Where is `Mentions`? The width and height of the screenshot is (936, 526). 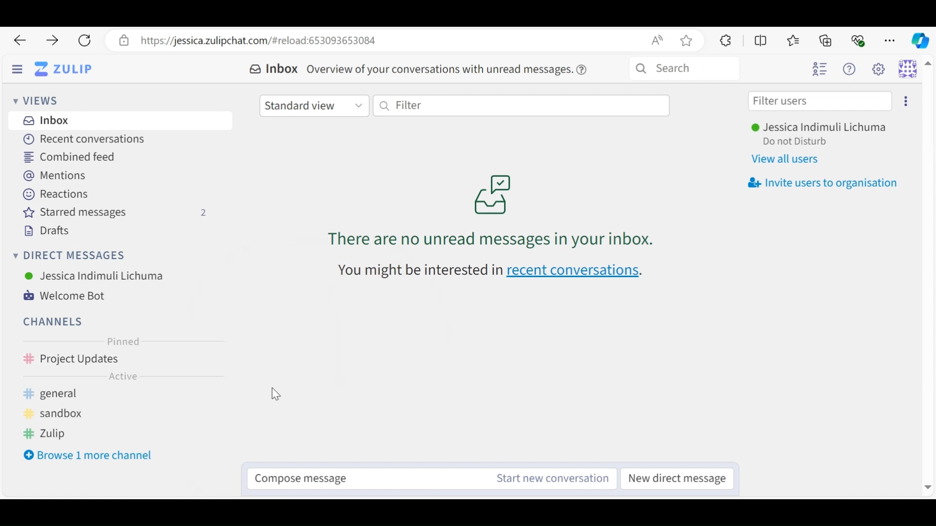
Mentions is located at coordinates (59, 176).